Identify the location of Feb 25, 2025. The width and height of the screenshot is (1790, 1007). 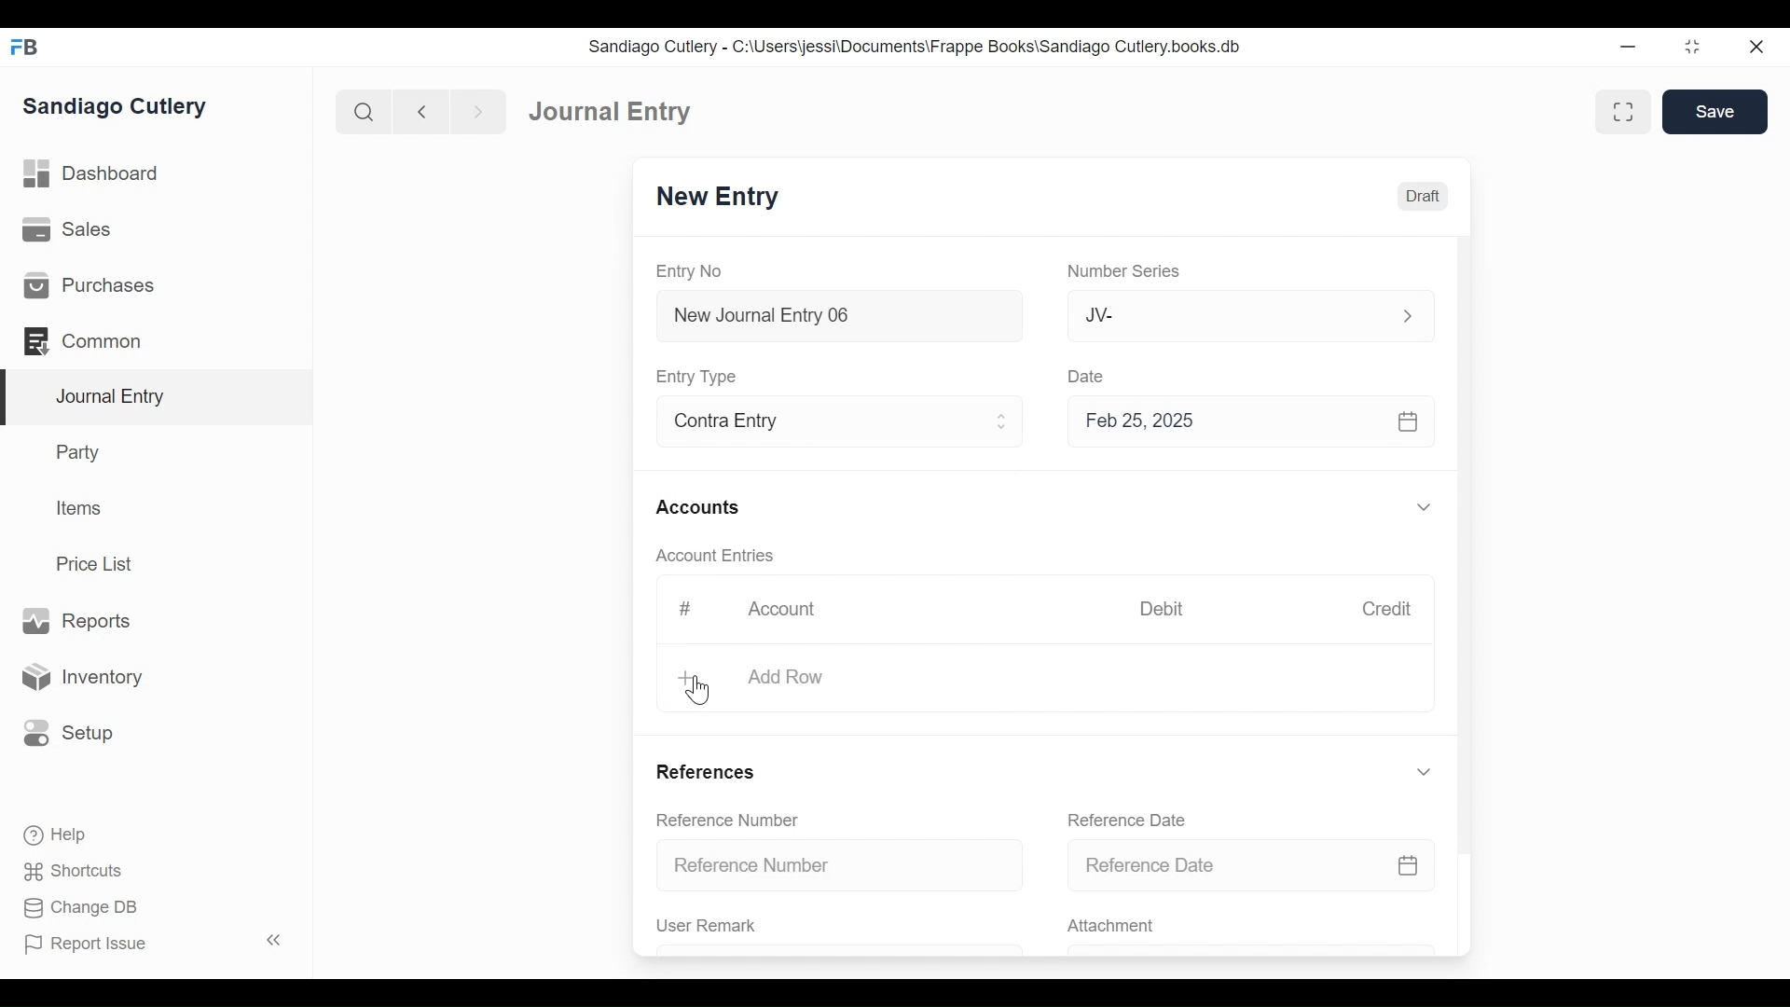
(1243, 421).